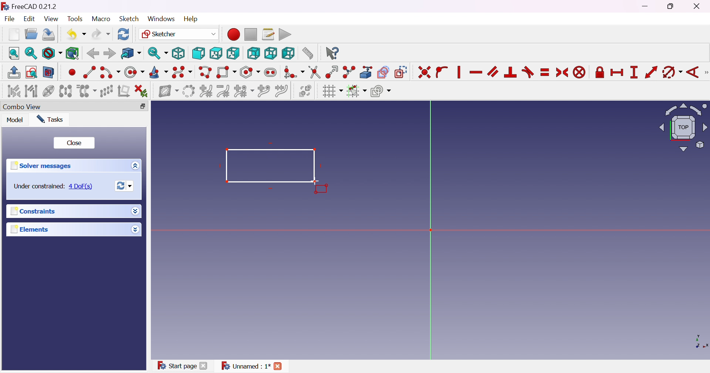  Describe the element at coordinates (123, 91) in the screenshot. I see `Remove axis alignment` at that location.